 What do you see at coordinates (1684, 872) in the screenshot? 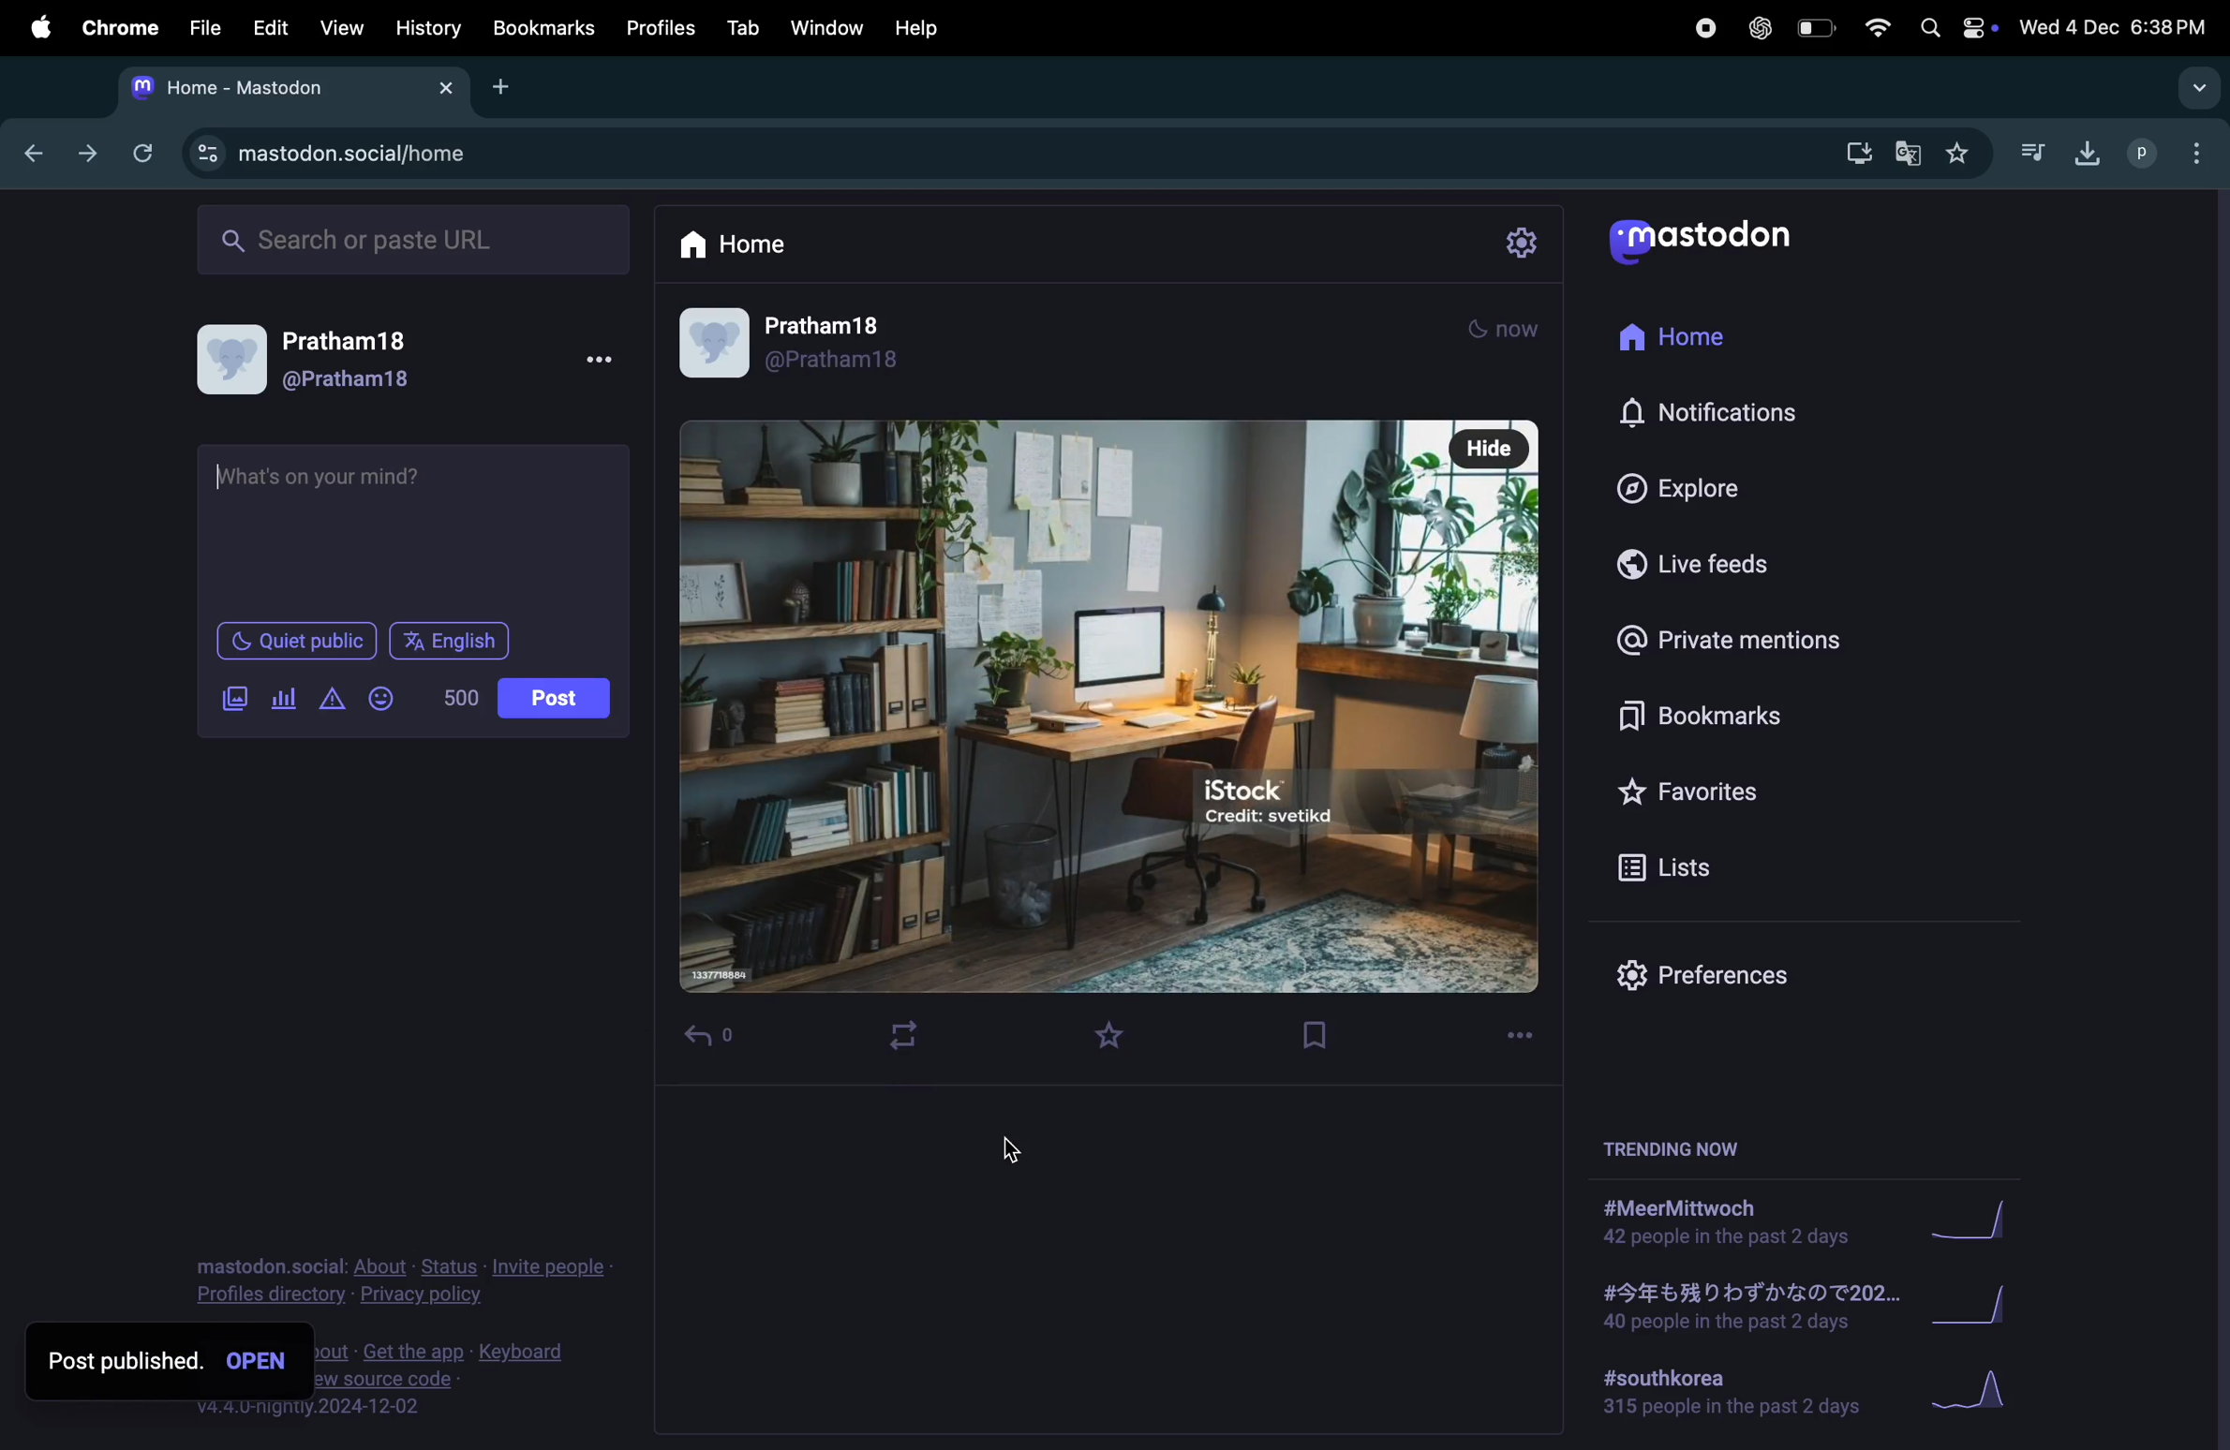
I see `lists` at bounding box center [1684, 872].